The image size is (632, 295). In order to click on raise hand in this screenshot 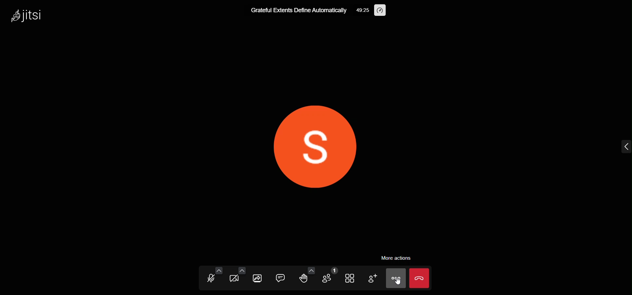, I will do `click(302, 279)`.